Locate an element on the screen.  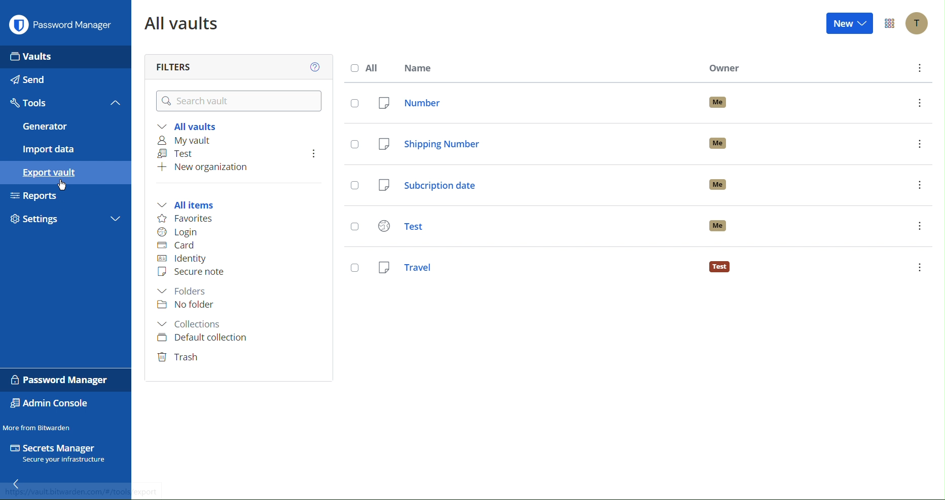
All is located at coordinates (367, 68).